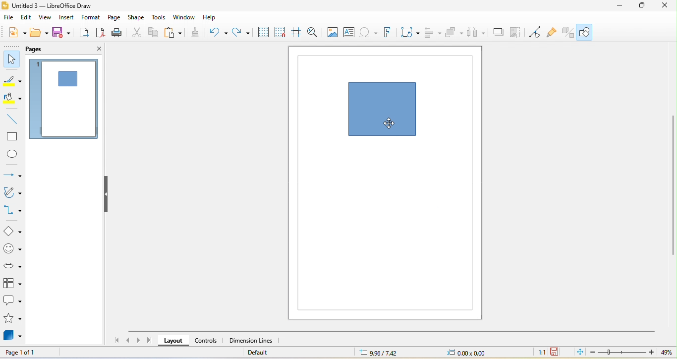  Describe the element at coordinates (476, 32) in the screenshot. I see `select at least three object to distribute` at that location.